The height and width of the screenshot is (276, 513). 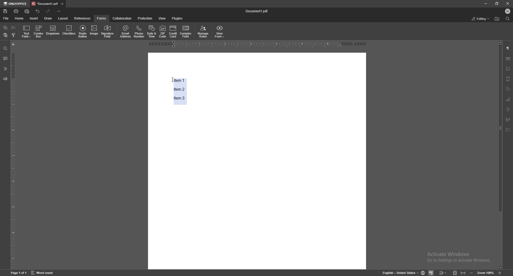 What do you see at coordinates (5, 58) in the screenshot?
I see `comment` at bounding box center [5, 58].